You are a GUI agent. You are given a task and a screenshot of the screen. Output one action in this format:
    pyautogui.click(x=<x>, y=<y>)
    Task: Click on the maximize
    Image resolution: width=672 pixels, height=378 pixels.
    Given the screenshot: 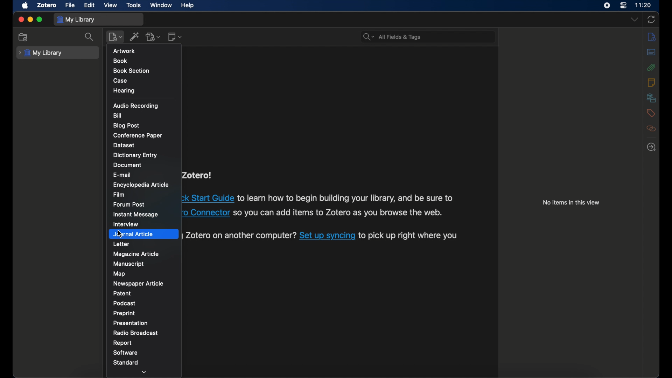 What is the action you would take?
    pyautogui.click(x=40, y=19)
    